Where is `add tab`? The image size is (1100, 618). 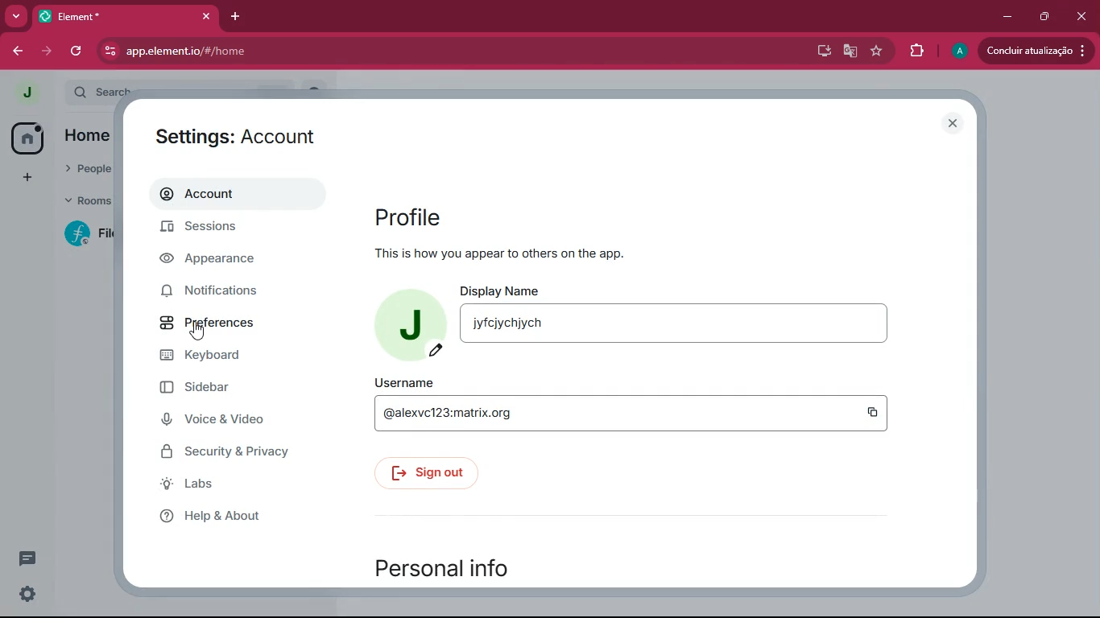 add tab is located at coordinates (231, 17).